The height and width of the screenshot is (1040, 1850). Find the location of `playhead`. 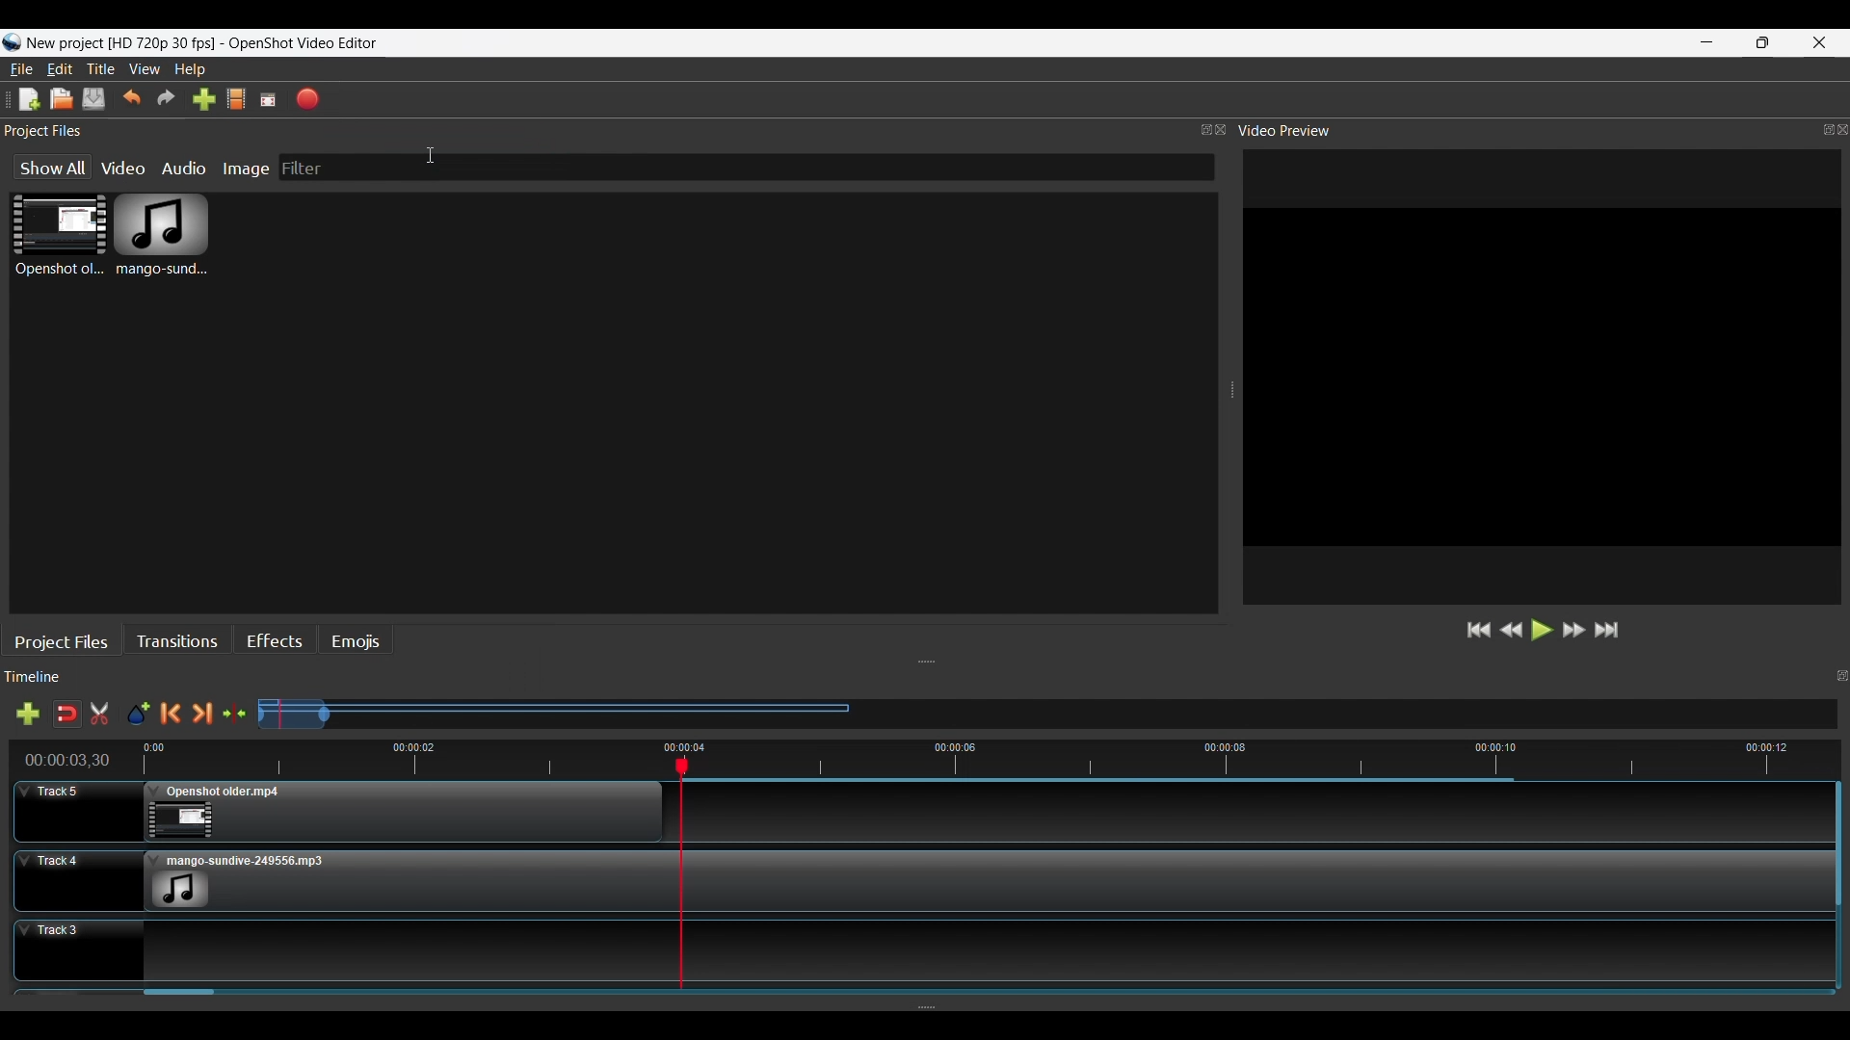

playhead is located at coordinates (680, 888).